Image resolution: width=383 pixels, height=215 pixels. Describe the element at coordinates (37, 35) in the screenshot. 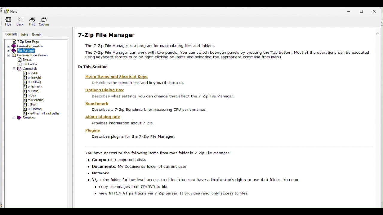

I see `Search` at that location.